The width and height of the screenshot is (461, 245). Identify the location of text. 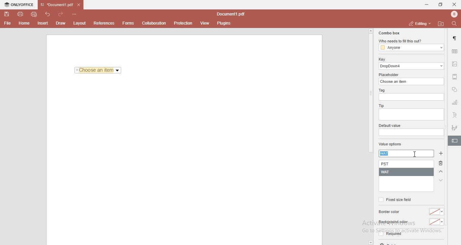
(455, 115).